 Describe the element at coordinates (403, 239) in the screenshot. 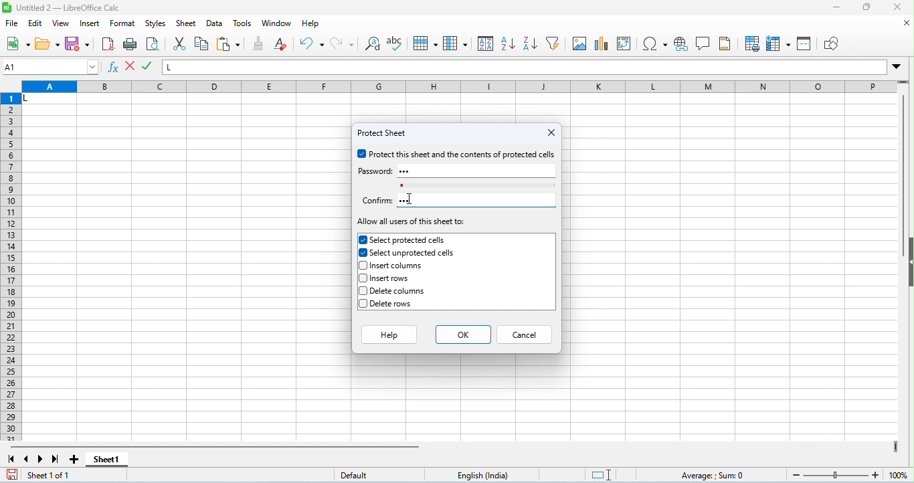

I see `select protected cells` at that location.